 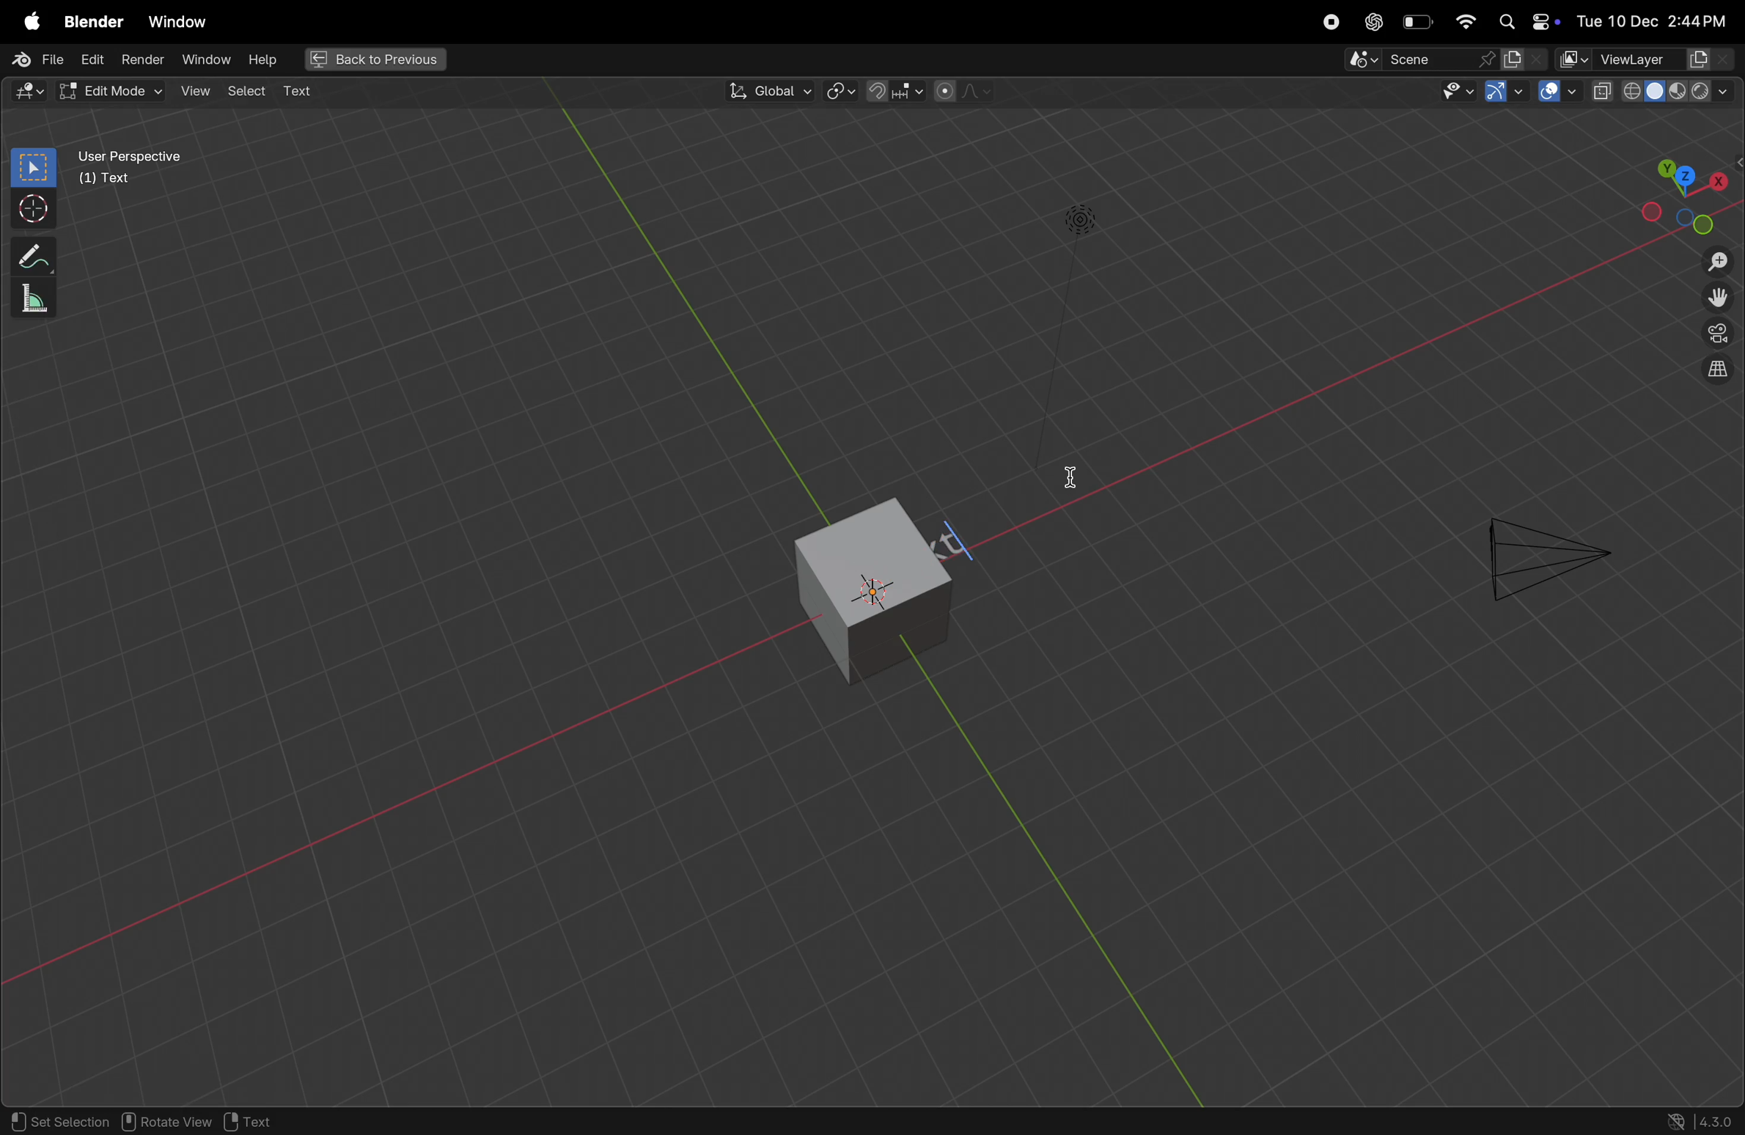 What do you see at coordinates (1077, 221) in the screenshot?
I see `Lights` at bounding box center [1077, 221].